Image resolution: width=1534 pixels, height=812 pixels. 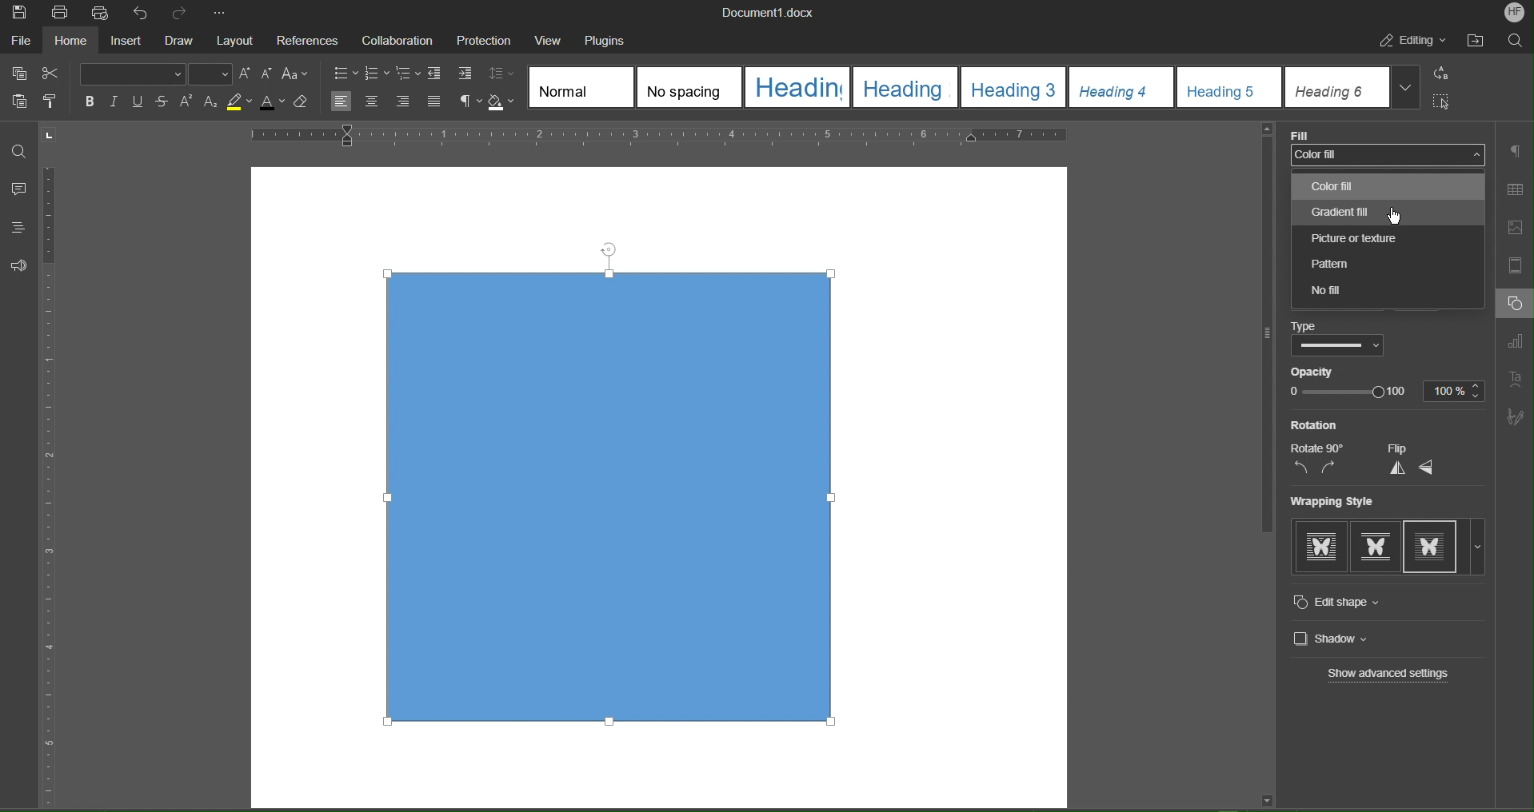 What do you see at coordinates (296, 74) in the screenshot?
I see `Shift font case` at bounding box center [296, 74].